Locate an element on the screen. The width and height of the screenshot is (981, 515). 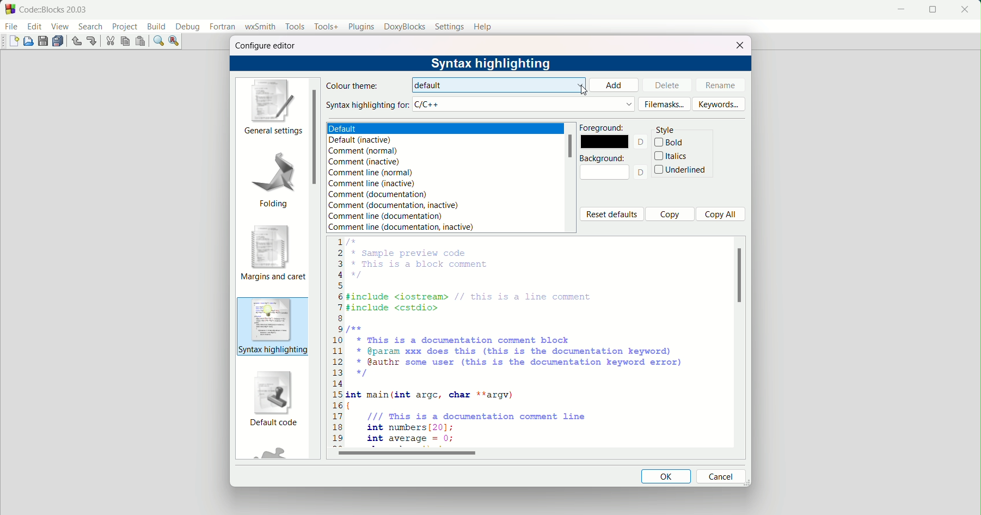
close is located at coordinates (965, 10).